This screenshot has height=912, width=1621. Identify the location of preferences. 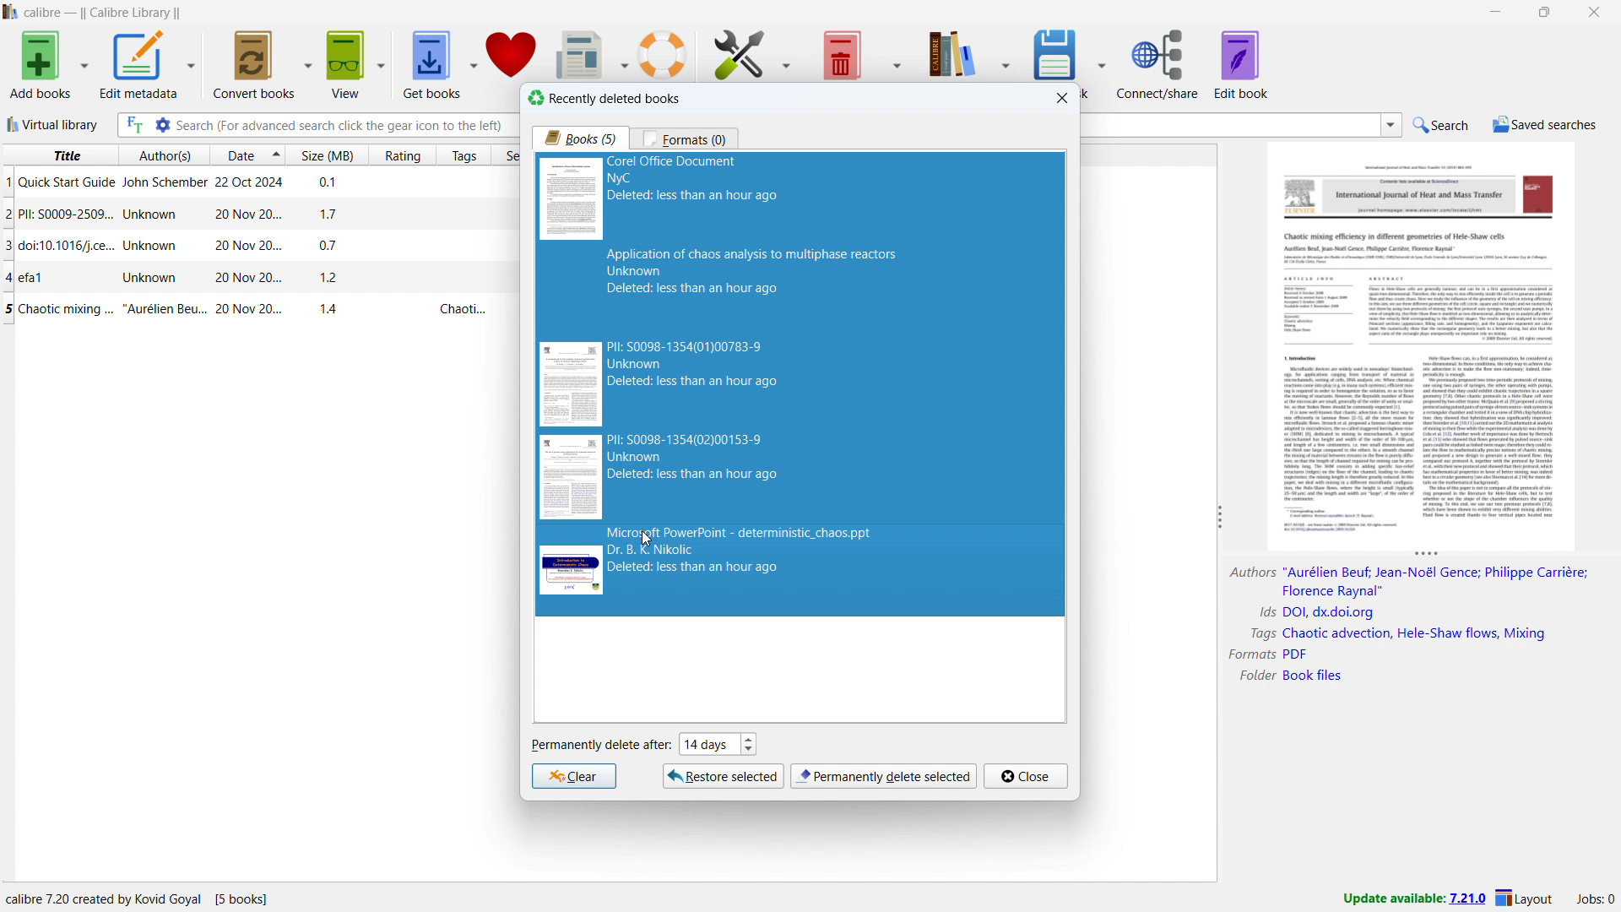
(740, 53).